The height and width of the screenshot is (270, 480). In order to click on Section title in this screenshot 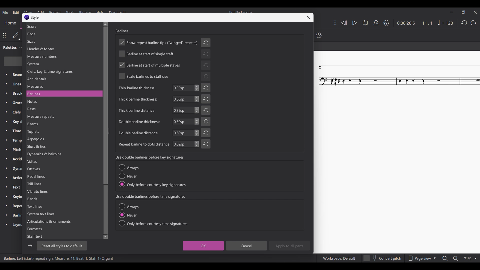, I will do `click(122, 31)`.